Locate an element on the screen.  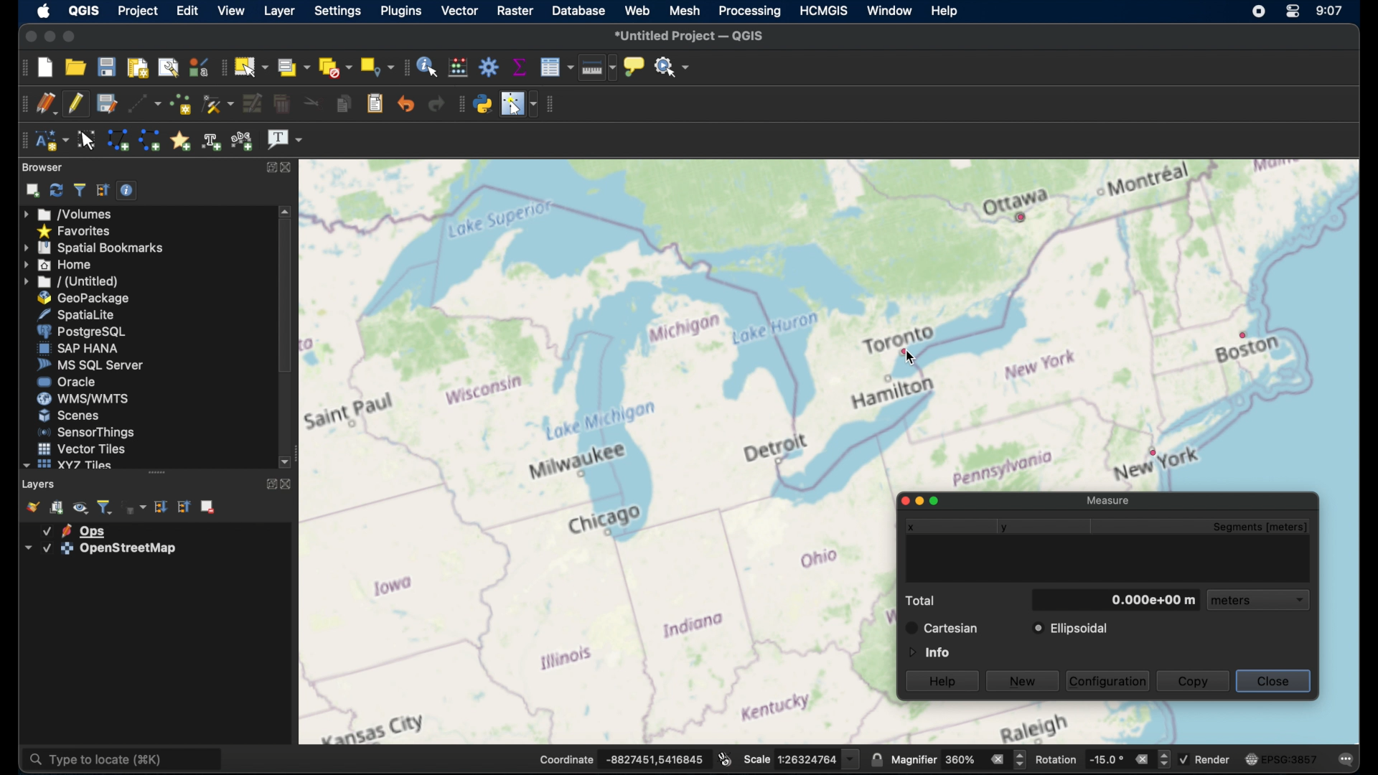
scroll box is located at coordinates (285, 299).